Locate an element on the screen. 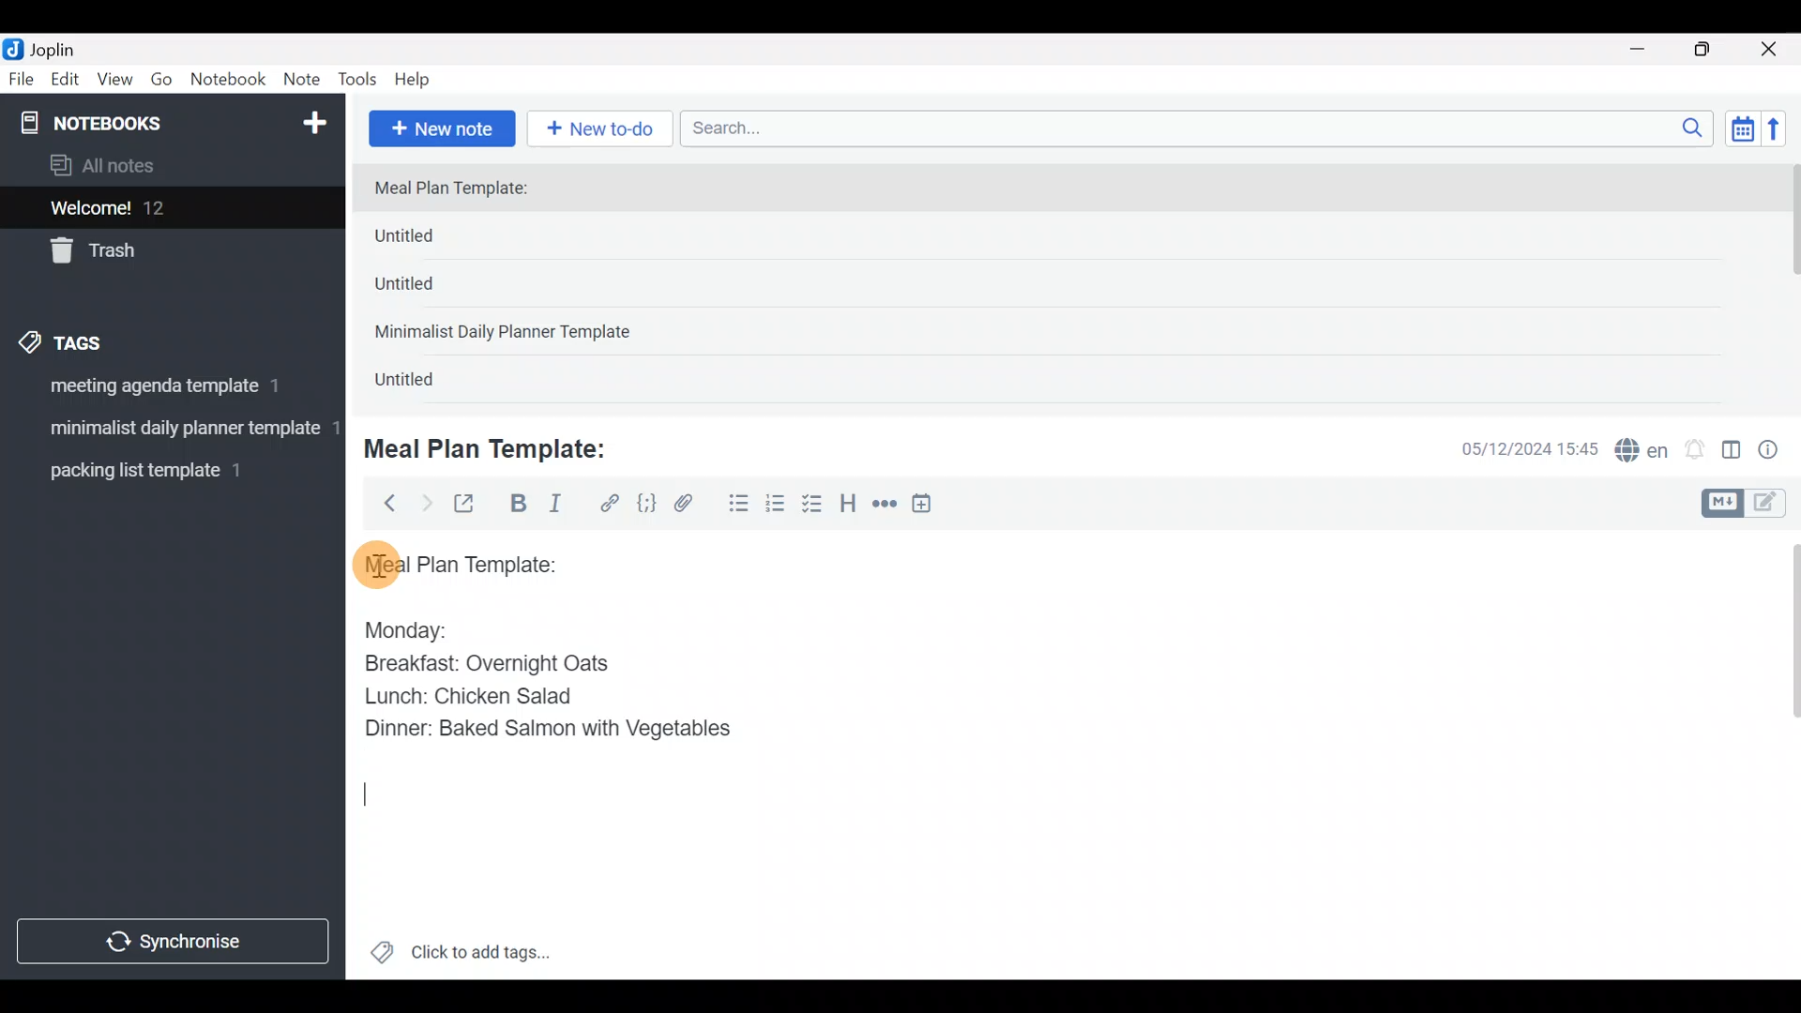  Checkbox is located at coordinates (814, 506).